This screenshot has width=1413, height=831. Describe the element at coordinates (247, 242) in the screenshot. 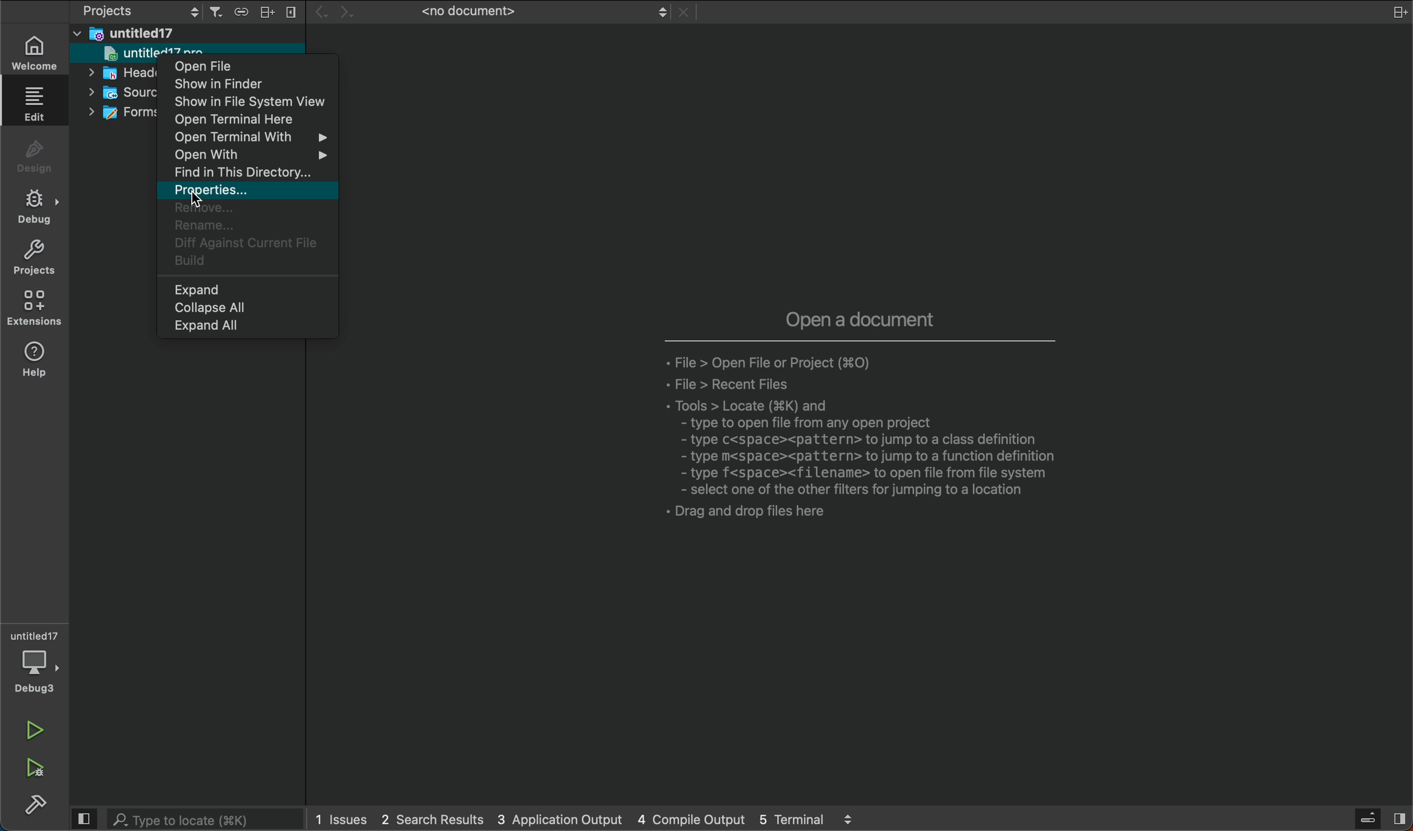

I see `diff` at that location.